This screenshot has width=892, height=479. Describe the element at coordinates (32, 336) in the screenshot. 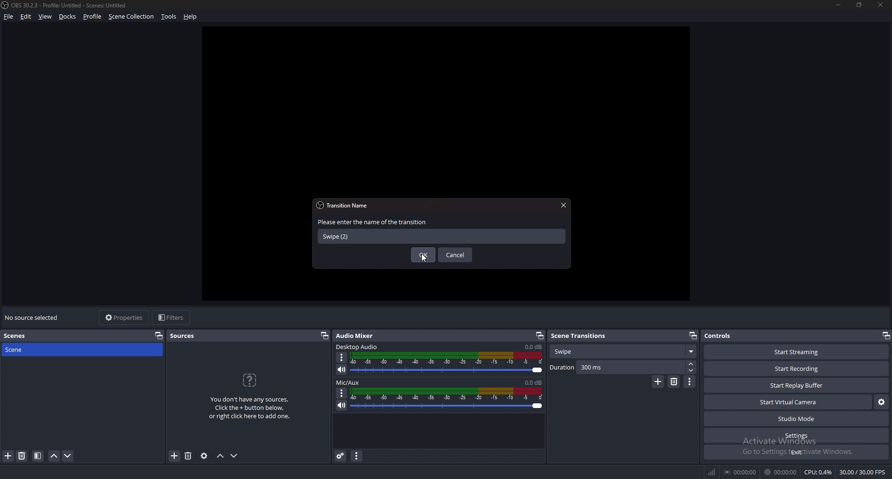

I see `scenes` at that location.